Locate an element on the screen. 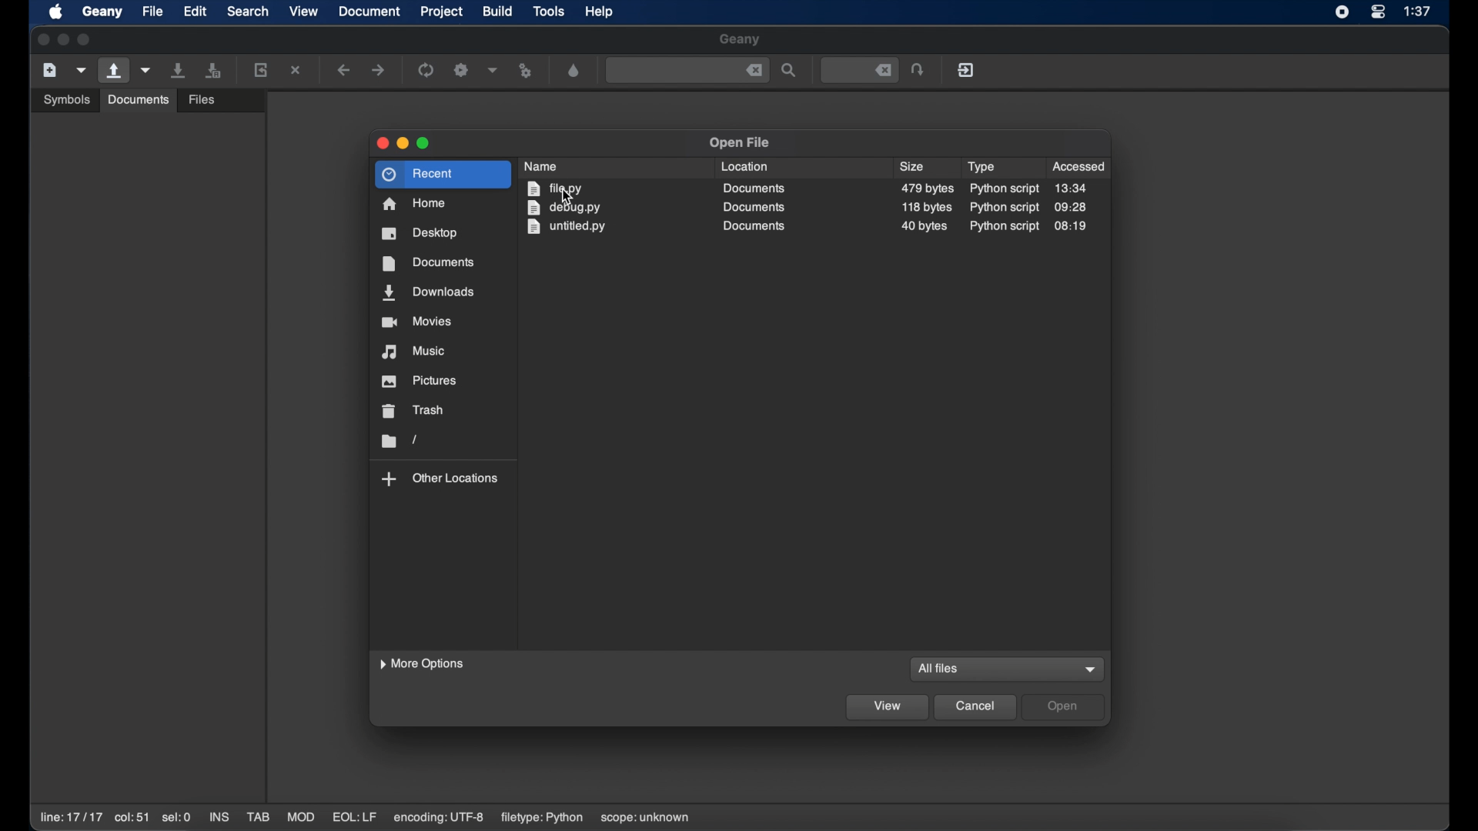  help is located at coordinates (600, 12).